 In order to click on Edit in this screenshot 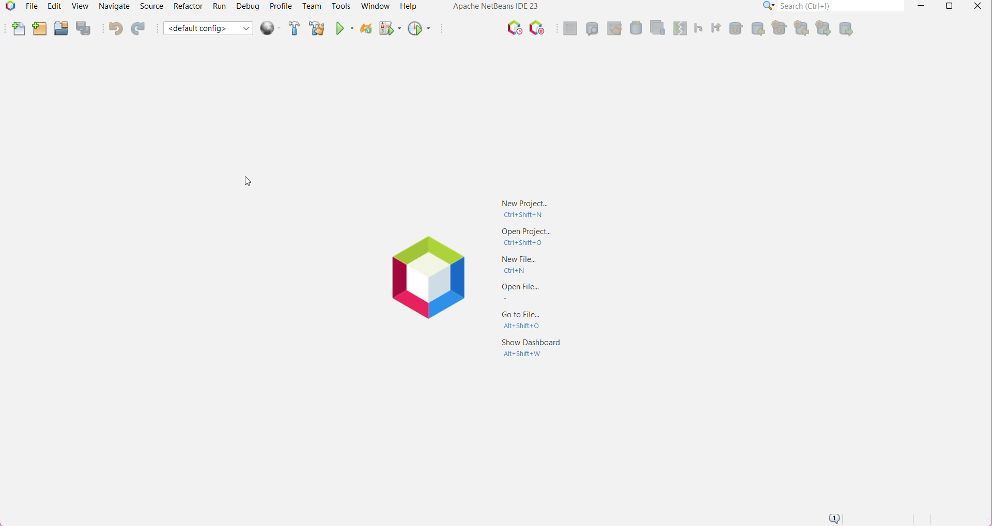, I will do `click(53, 6)`.